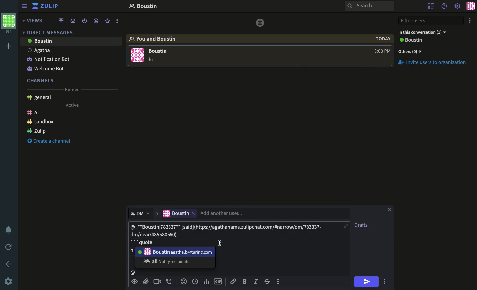 Image resolution: width=477 pixels, height=290 pixels. Describe the element at coordinates (256, 282) in the screenshot. I see `Italics` at that location.